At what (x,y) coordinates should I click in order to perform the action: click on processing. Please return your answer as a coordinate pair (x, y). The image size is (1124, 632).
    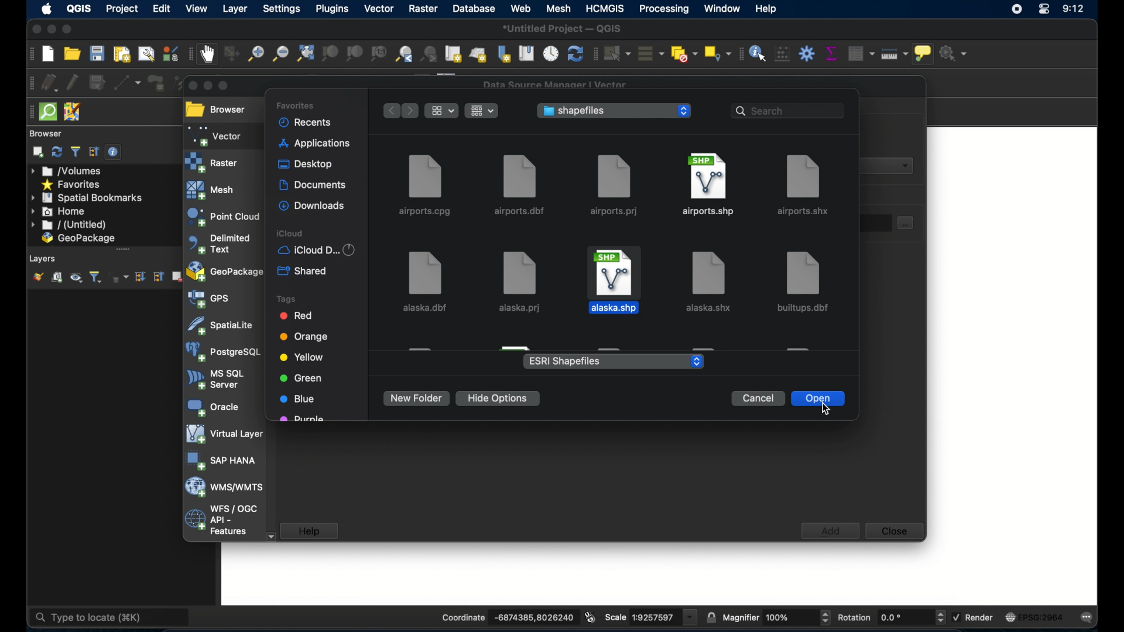
    Looking at the image, I should click on (666, 10).